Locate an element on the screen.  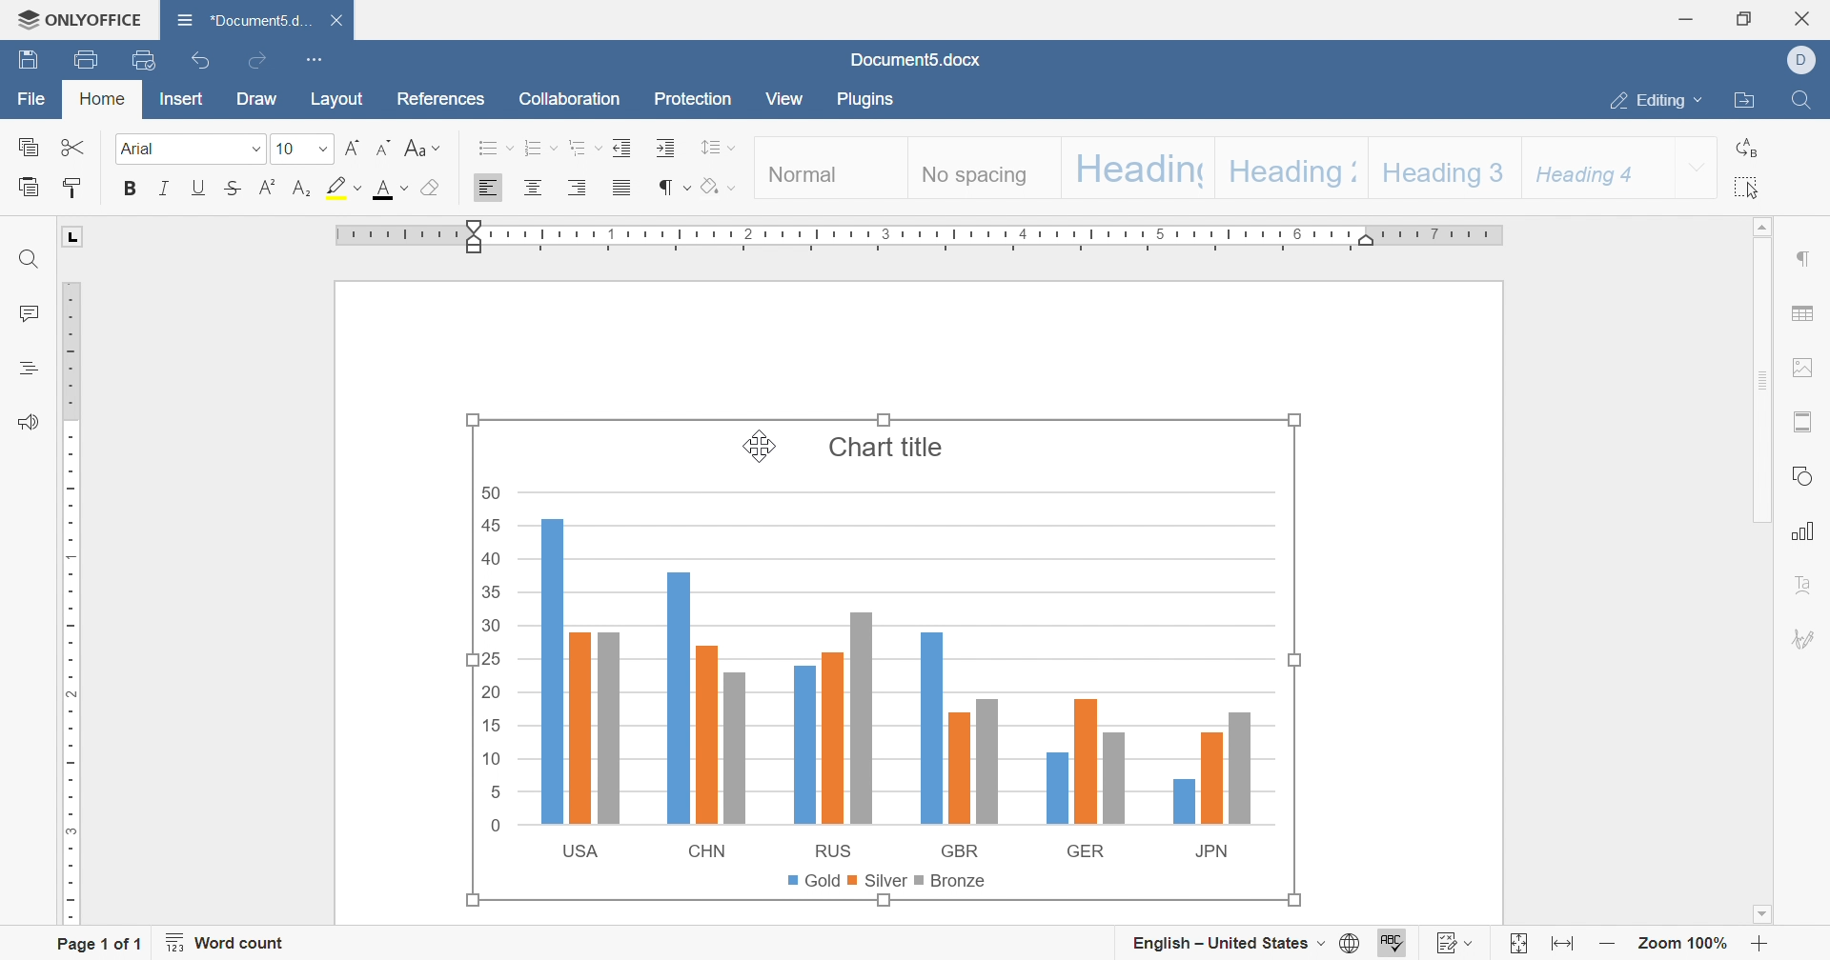
decrease indent is located at coordinates (621, 148).